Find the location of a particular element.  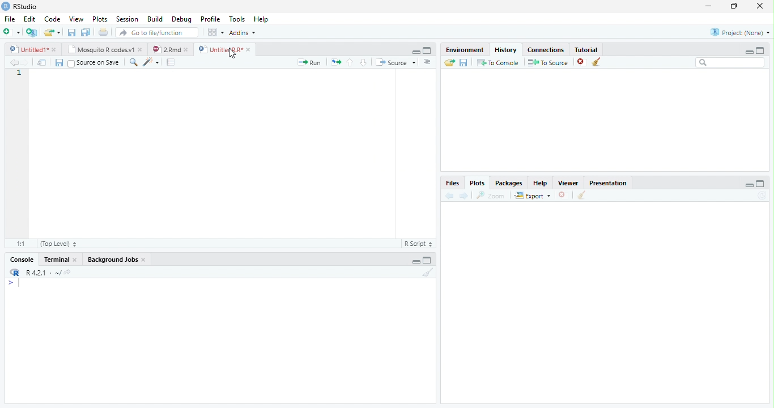

Run is located at coordinates (309, 63).